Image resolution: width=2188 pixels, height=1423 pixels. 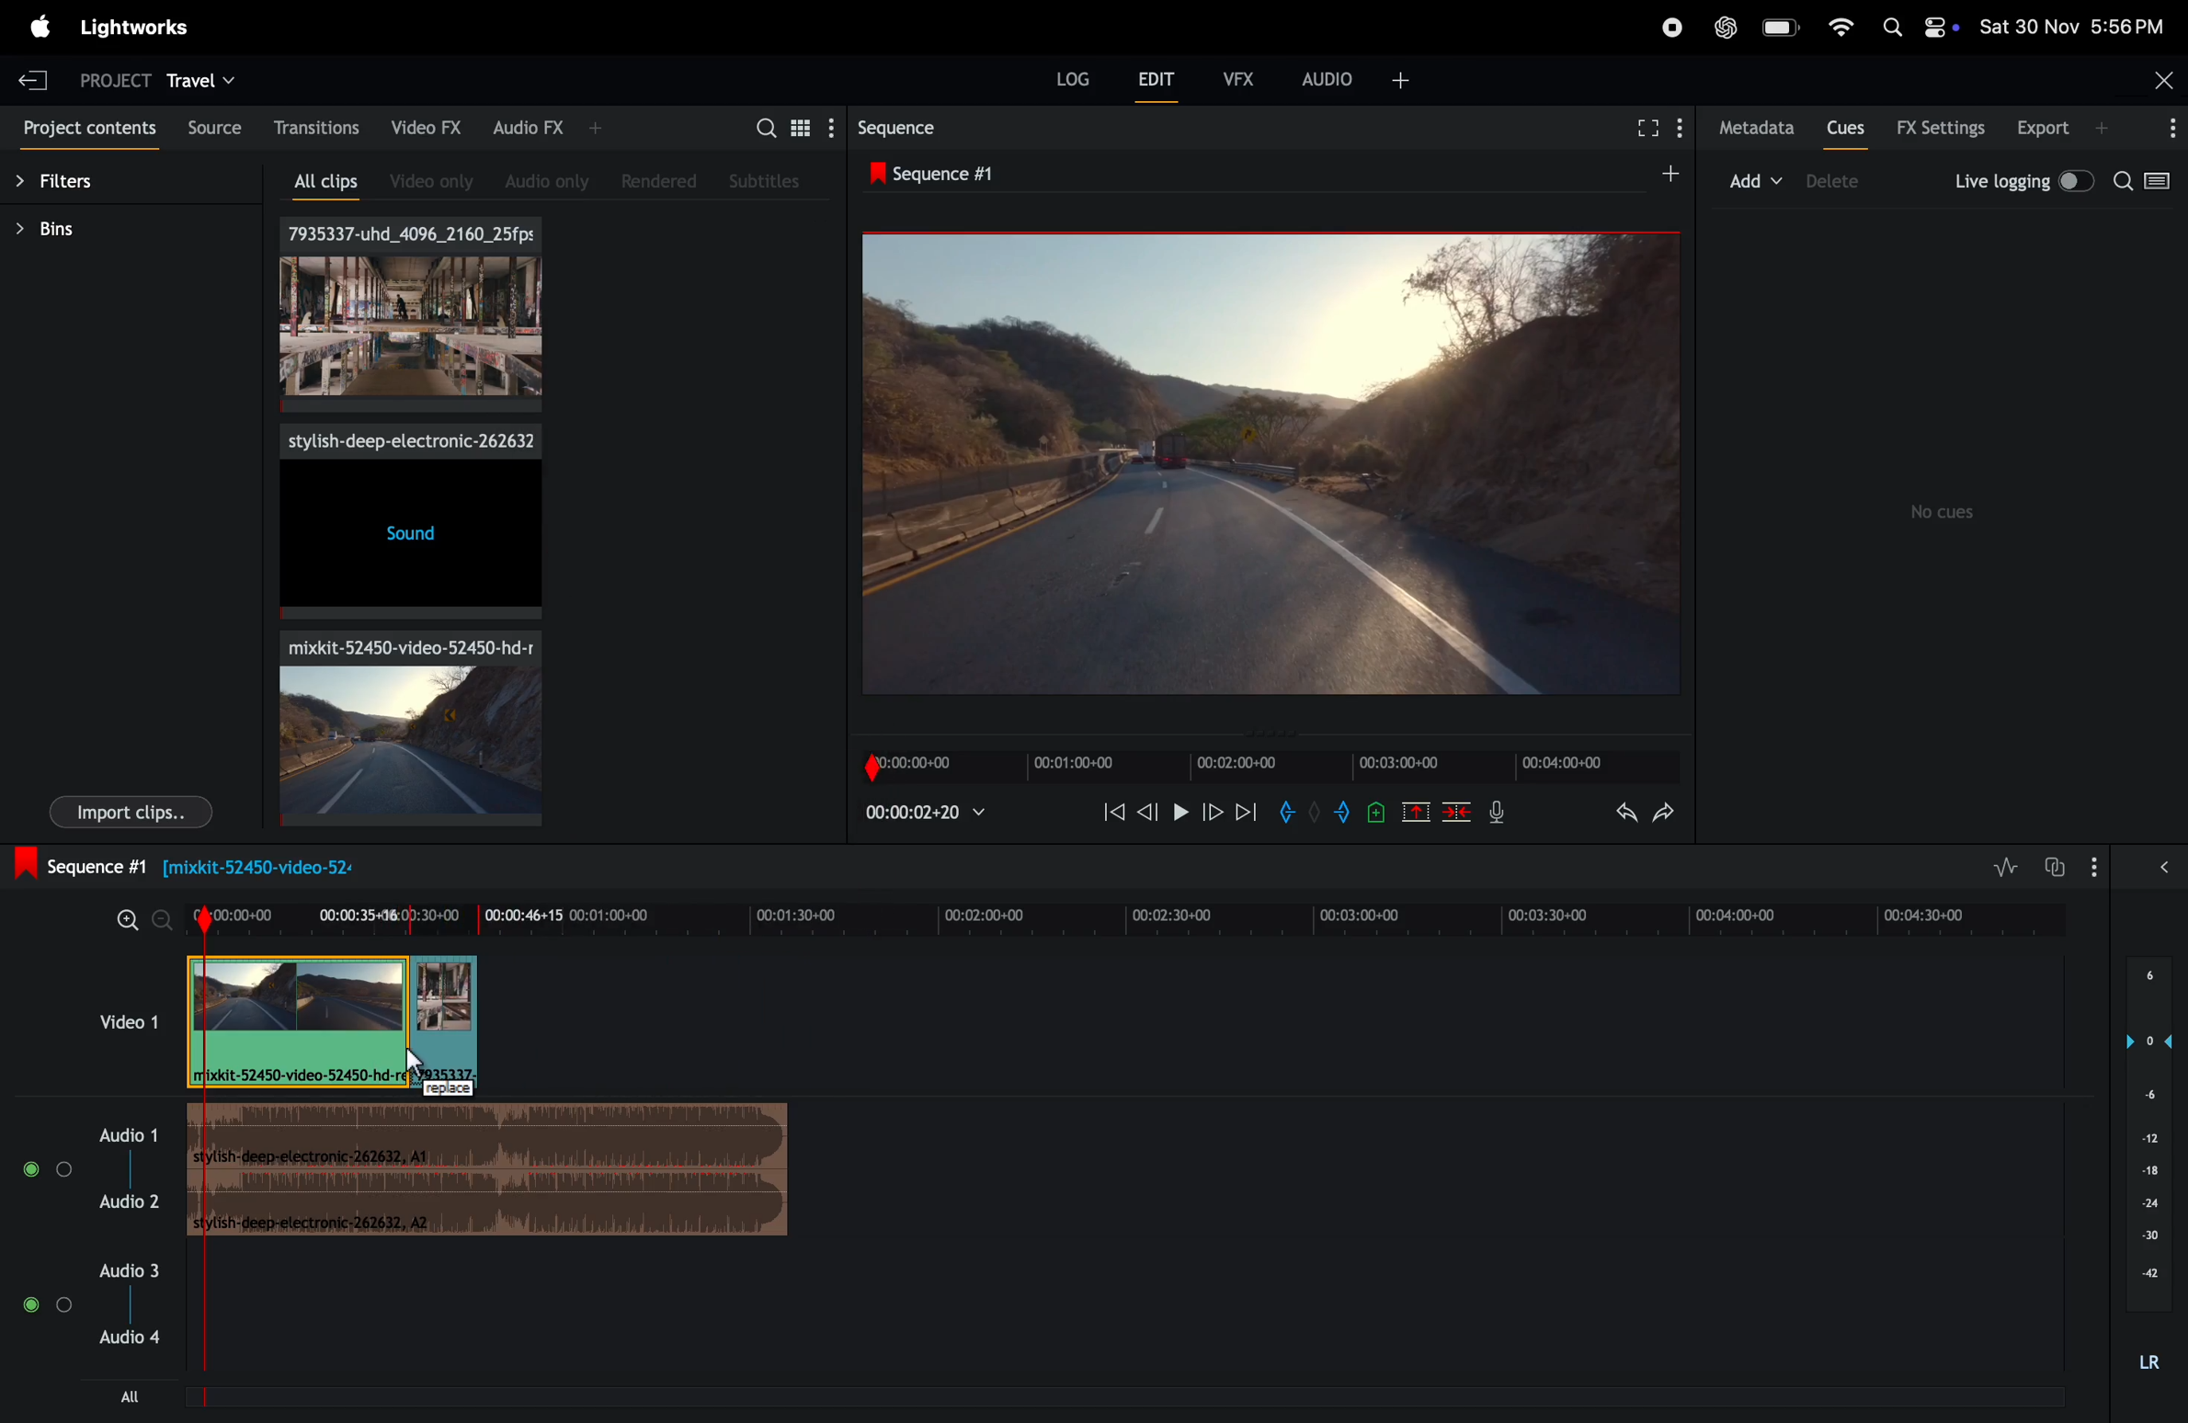 What do you see at coordinates (1126, 913) in the screenshot?
I see `time frame` at bounding box center [1126, 913].